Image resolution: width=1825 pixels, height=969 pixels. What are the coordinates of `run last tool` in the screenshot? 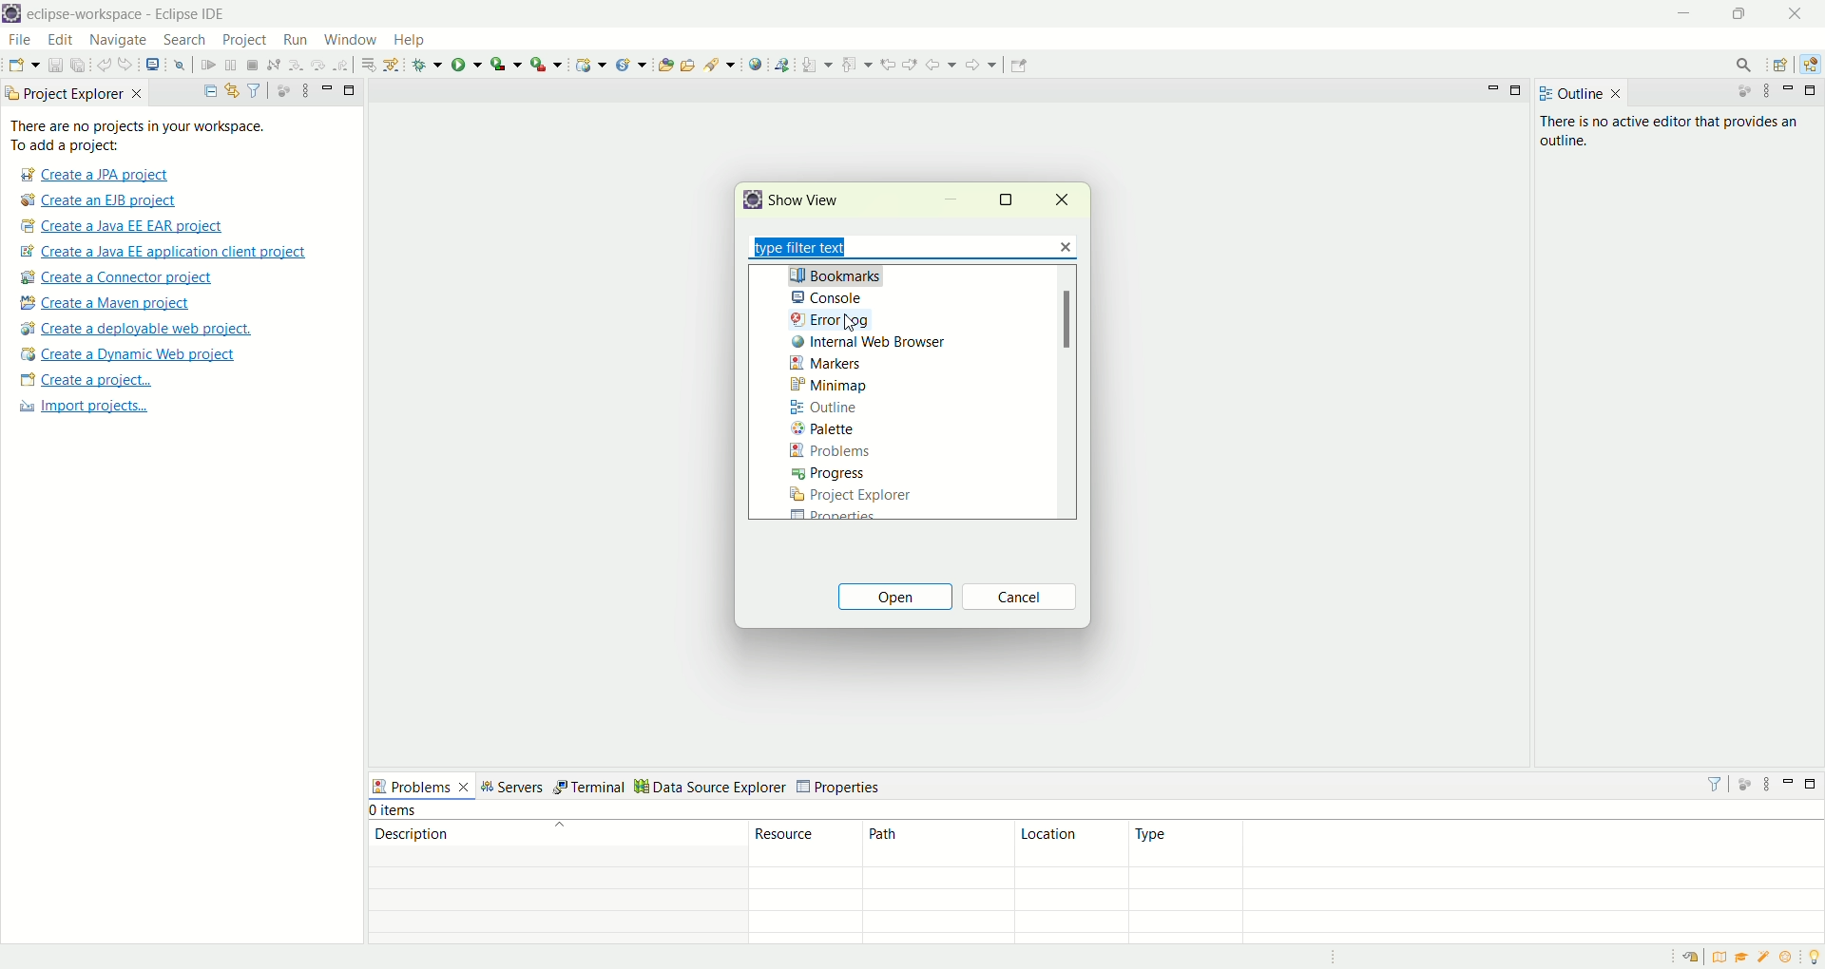 It's located at (544, 64).